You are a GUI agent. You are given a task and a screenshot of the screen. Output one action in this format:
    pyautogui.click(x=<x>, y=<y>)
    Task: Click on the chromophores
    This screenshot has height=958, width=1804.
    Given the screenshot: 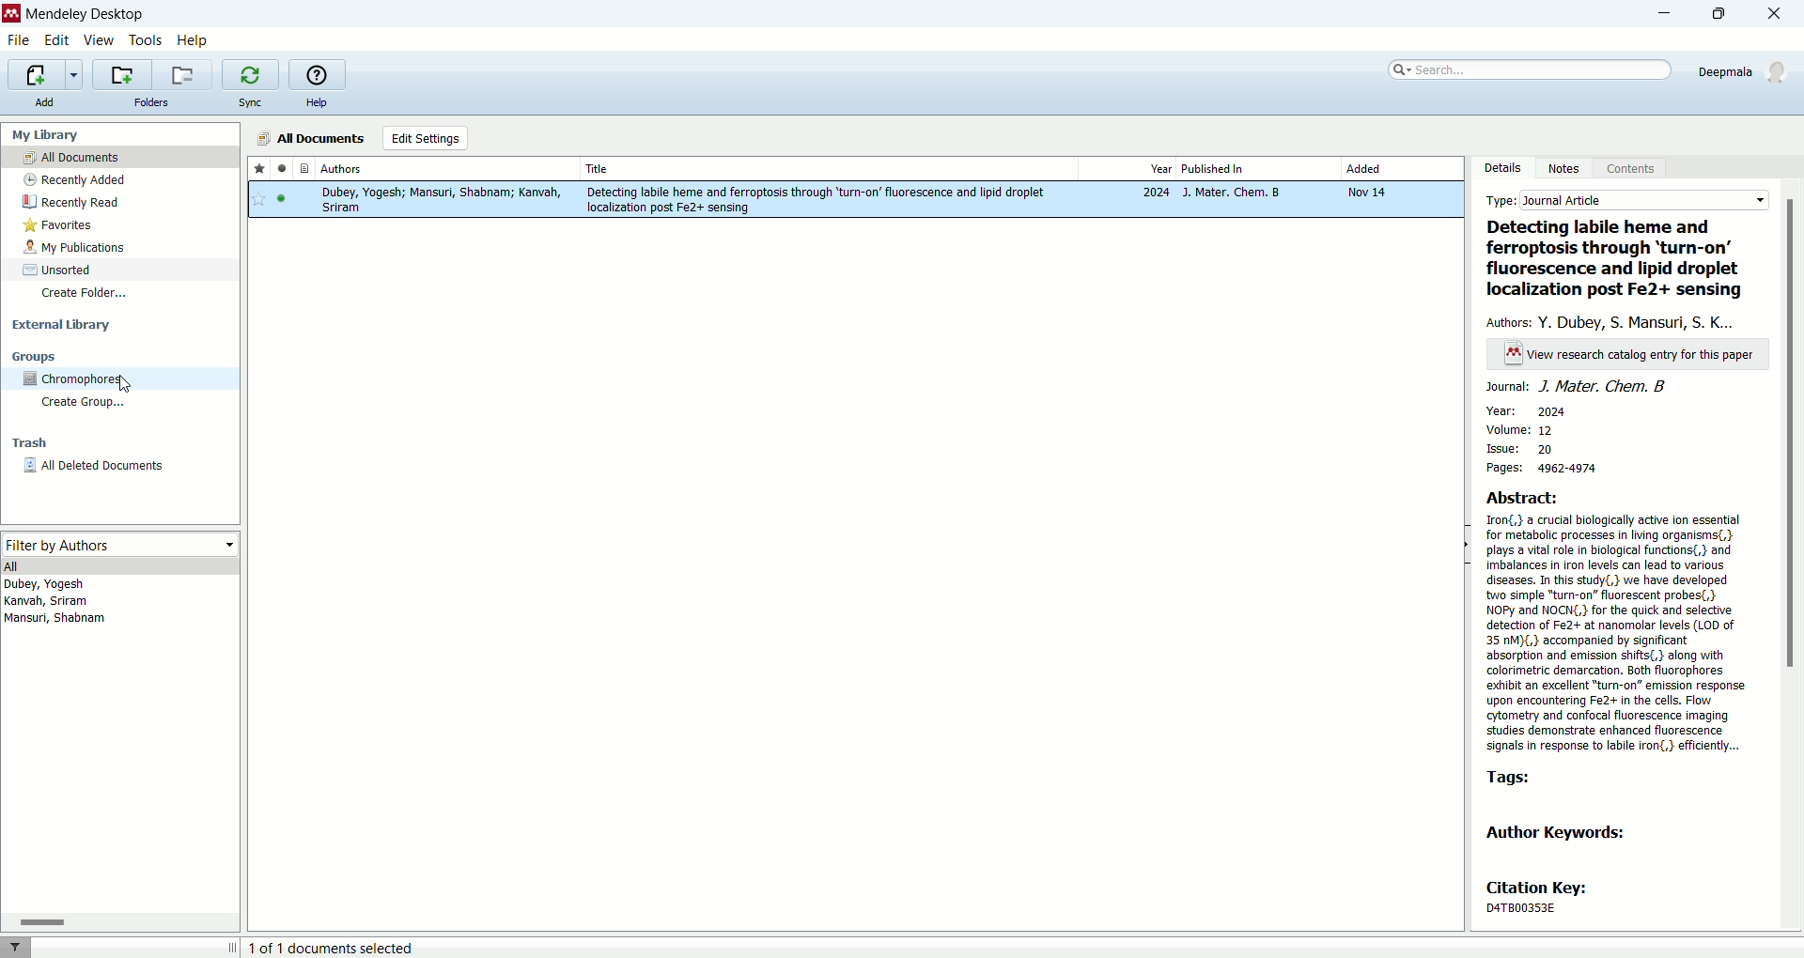 What is the action you would take?
    pyautogui.click(x=75, y=379)
    